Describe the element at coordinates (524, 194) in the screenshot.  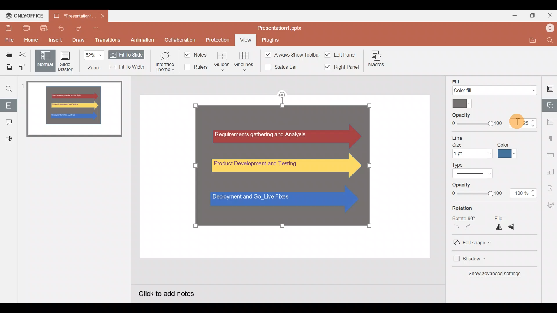
I see `Opacity % - 100%` at that location.